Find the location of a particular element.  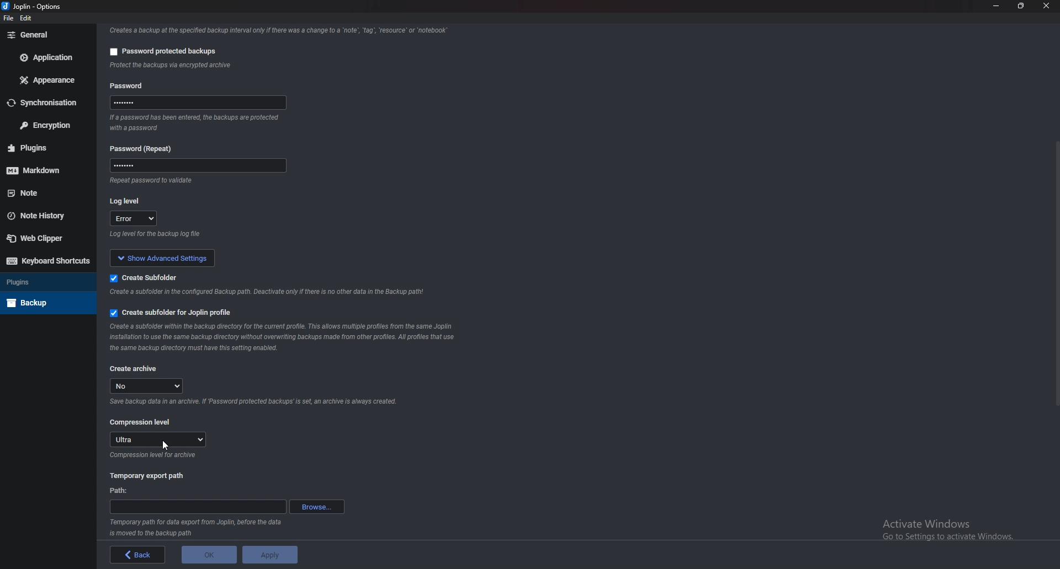

password is located at coordinates (129, 84).